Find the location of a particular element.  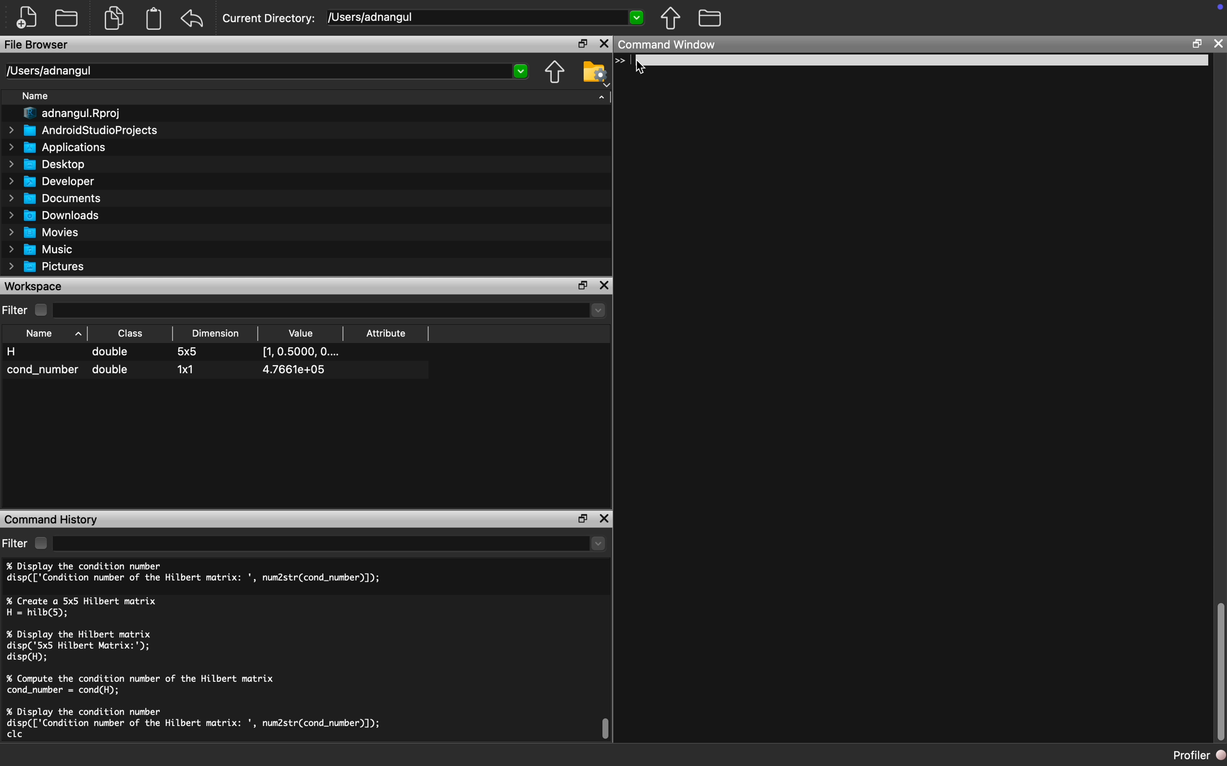

Command Window is located at coordinates (669, 45).